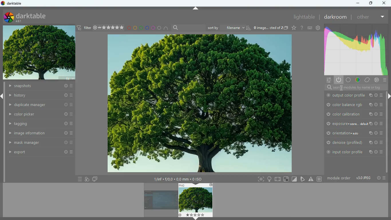  What do you see at coordinates (158, 201) in the screenshot?
I see `image` at bounding box center [158, 201].